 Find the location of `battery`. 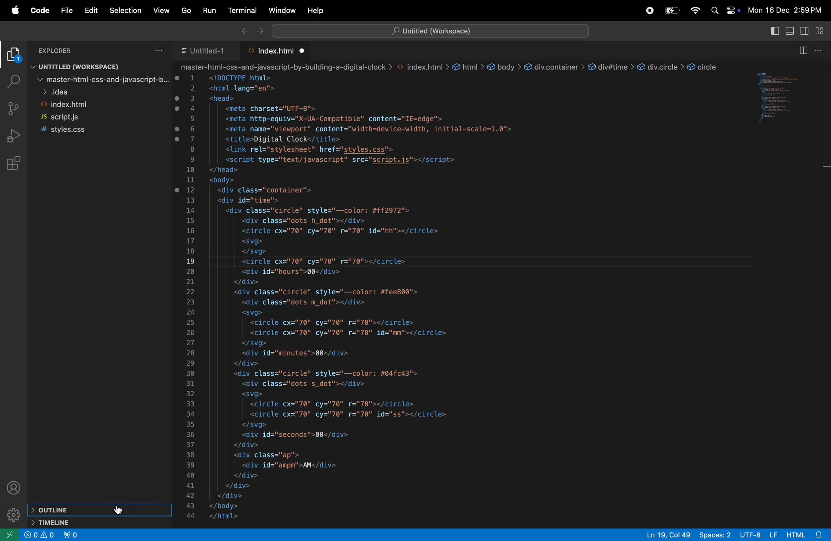

battery is located at coordinates (671, 10).